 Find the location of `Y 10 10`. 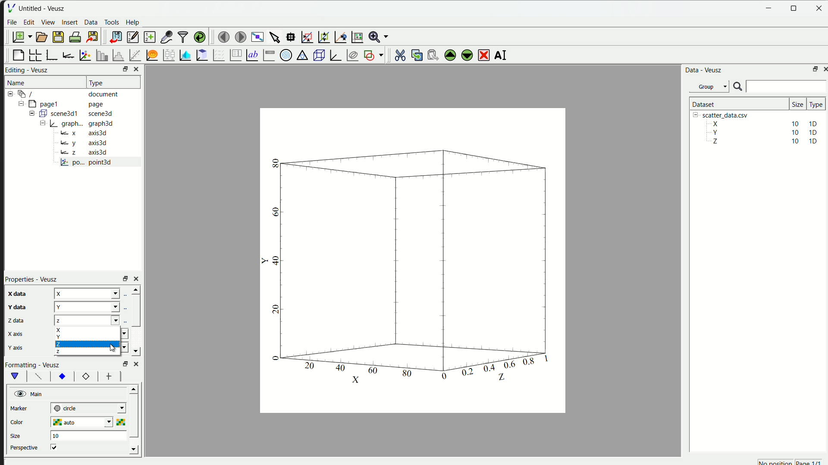

Y 10 10 is located at coordinates (762, 133).